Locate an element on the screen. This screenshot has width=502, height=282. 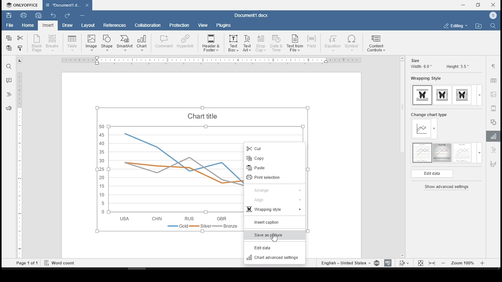
insert is located at coordinates (48, 25).